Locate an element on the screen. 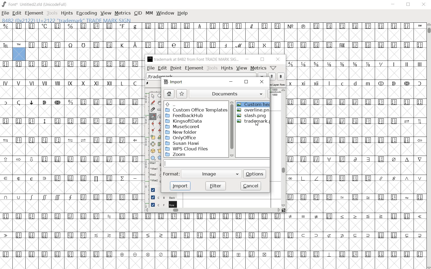  background is located at coordinates (161, 197).